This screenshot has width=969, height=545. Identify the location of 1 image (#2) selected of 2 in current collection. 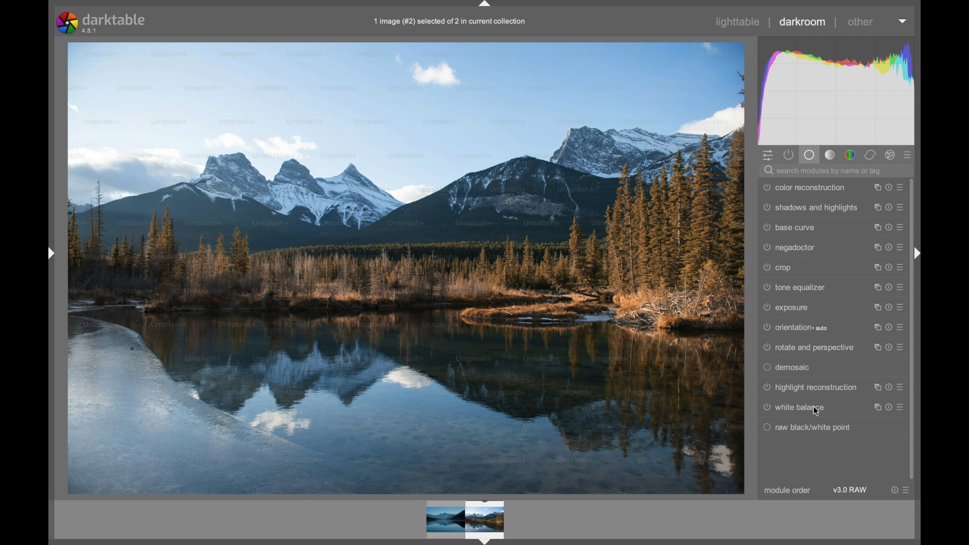
(454, 22).